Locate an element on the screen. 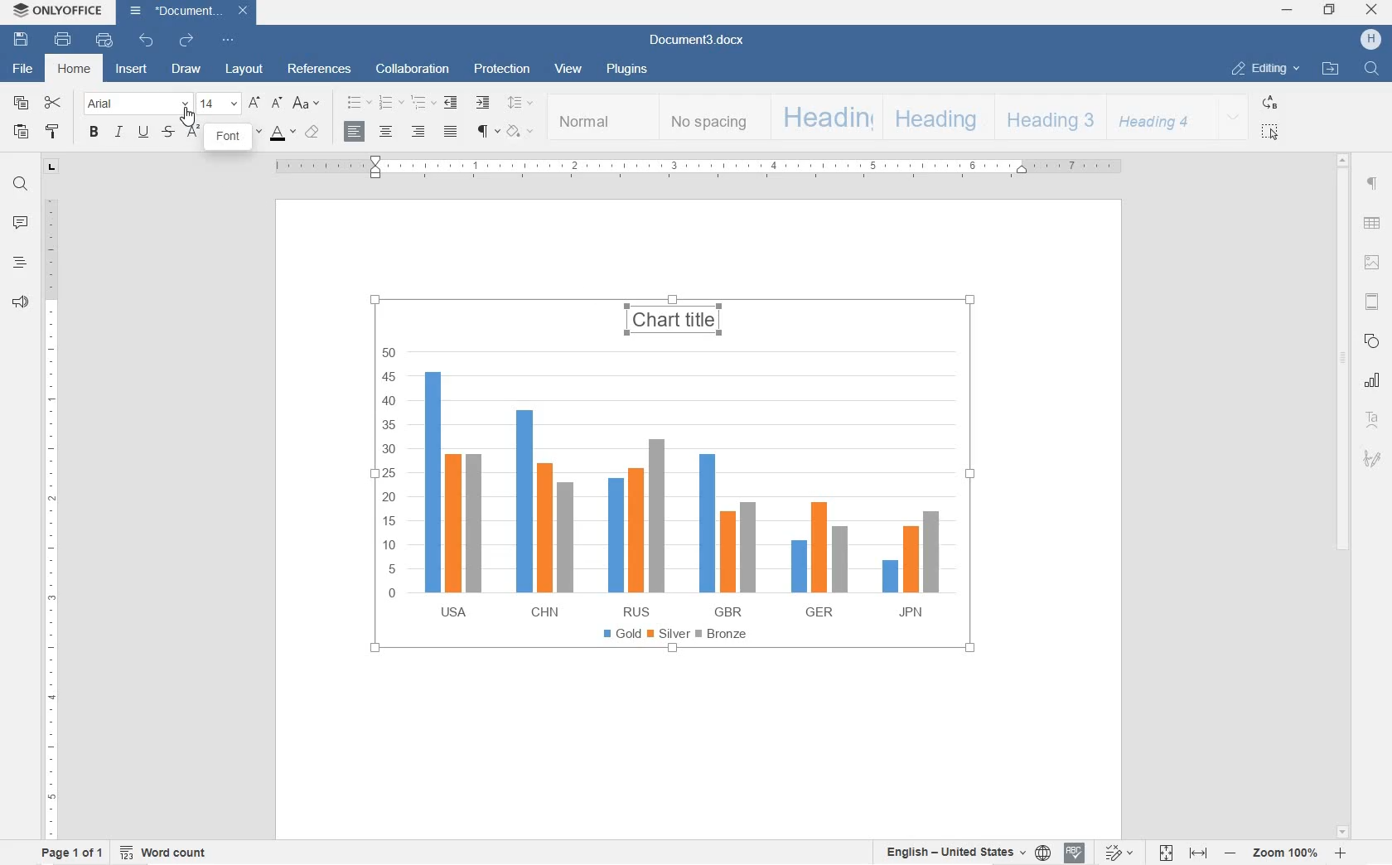 The height and width of the screenshot is (865, 1392). CUSTOMIZE QUICK ACCESS TOOLBAR is located at coordinates (226, 40).